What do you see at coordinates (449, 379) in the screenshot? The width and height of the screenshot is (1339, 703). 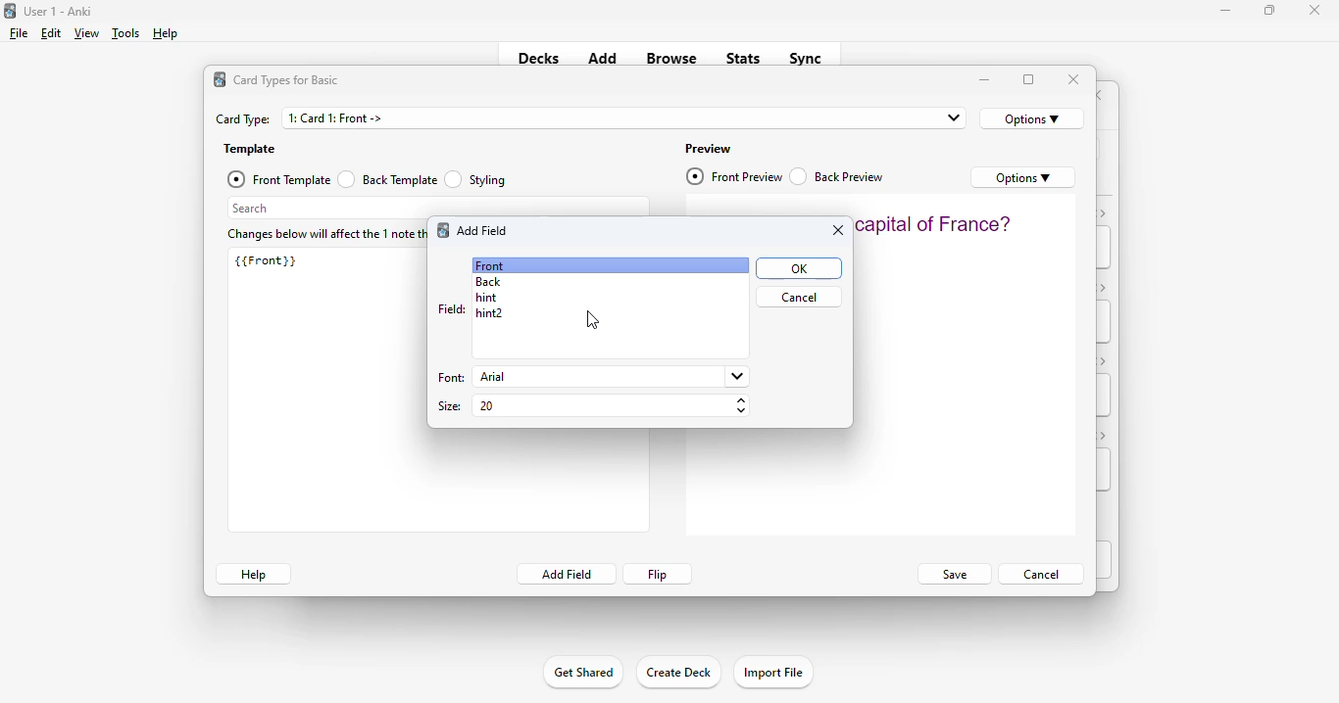 I see `font` at bounding box center [449, 379].